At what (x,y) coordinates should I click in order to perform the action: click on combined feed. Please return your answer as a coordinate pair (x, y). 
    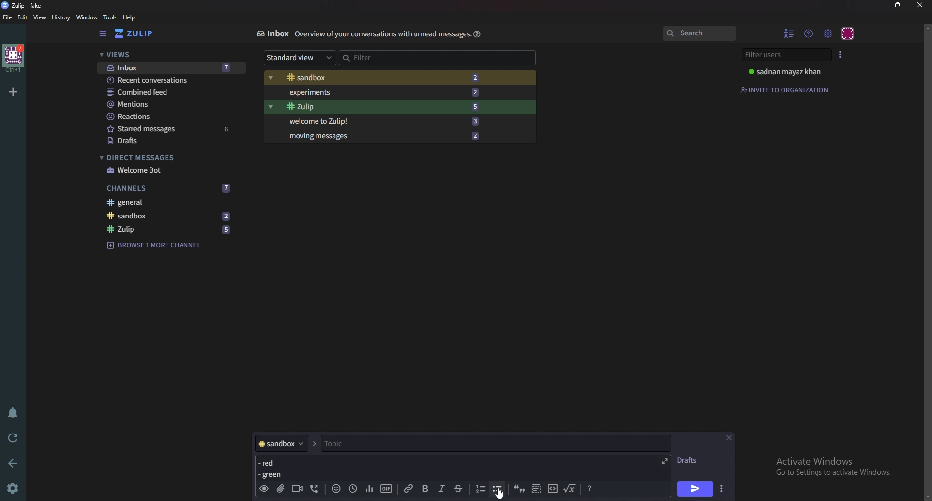
    Looking at the image, I should click on (171, 92).